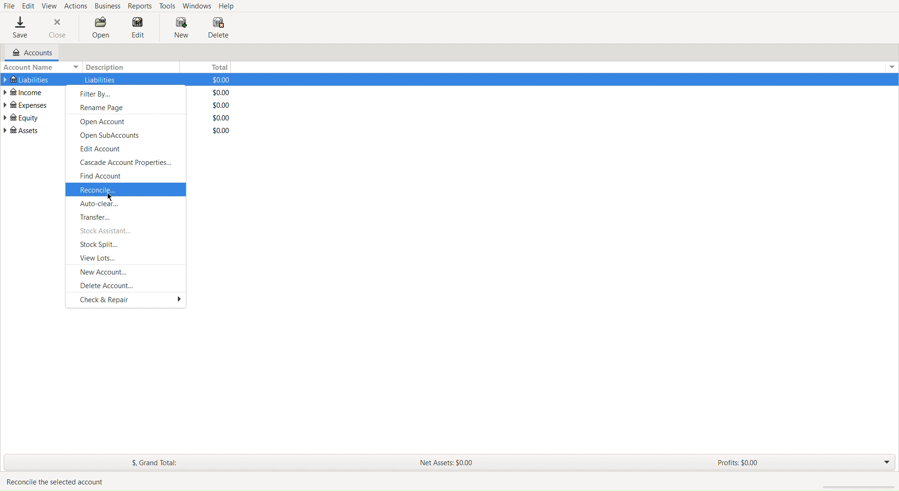 This screenshot has width=899, height=491. What do you see at coordinates (42, 68) in the screenshot?
I see `Account Name` at bounding box center [42, 68].